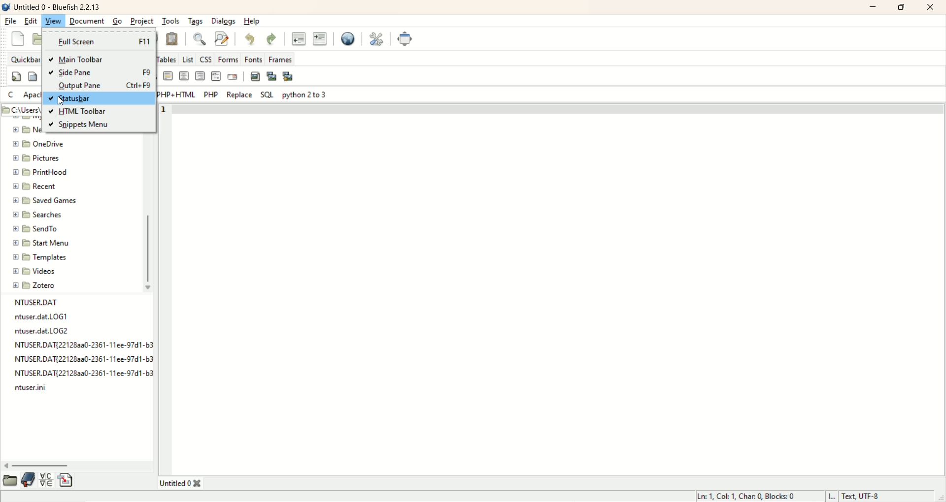 The width and height of the screenshot is (946, 502). I want to click on insert image, so click(255, 77).